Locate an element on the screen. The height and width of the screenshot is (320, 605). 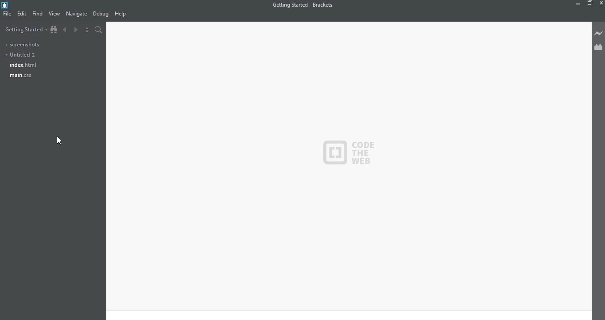
file is located at coordinates (8, 14).